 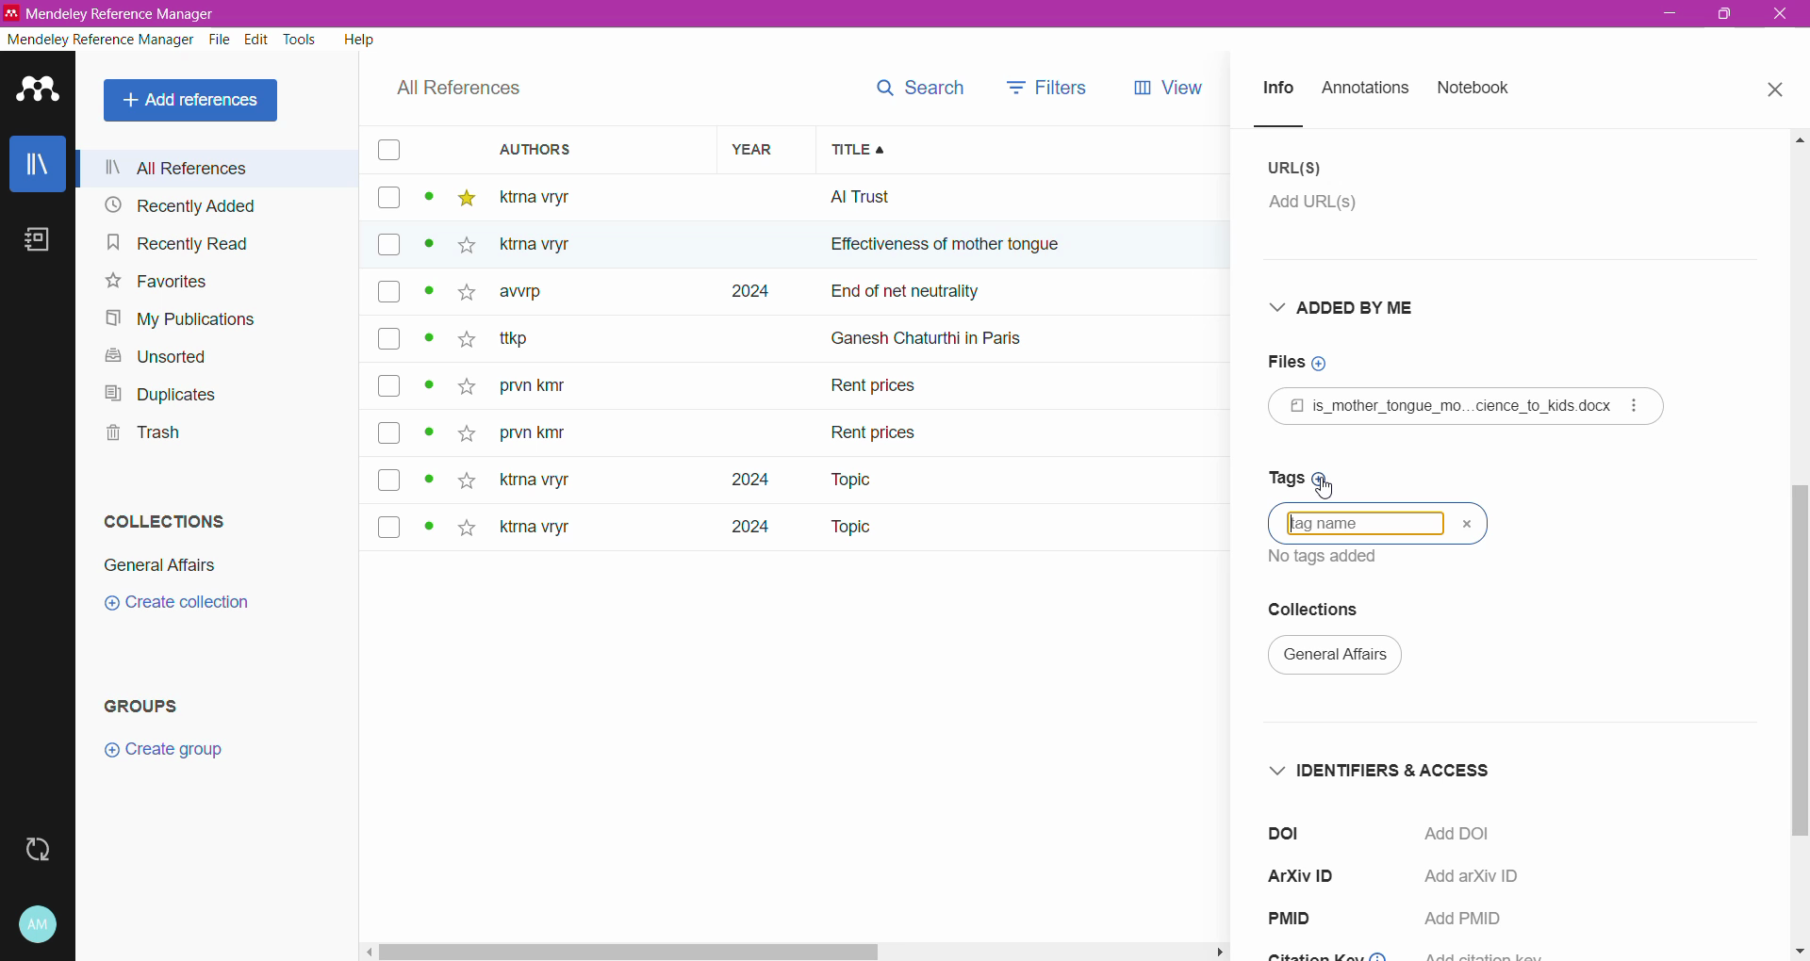 What do you see at coordinates (128, 13) in the screenshot?
I see `Application Name` at bounding box center [128, 13].